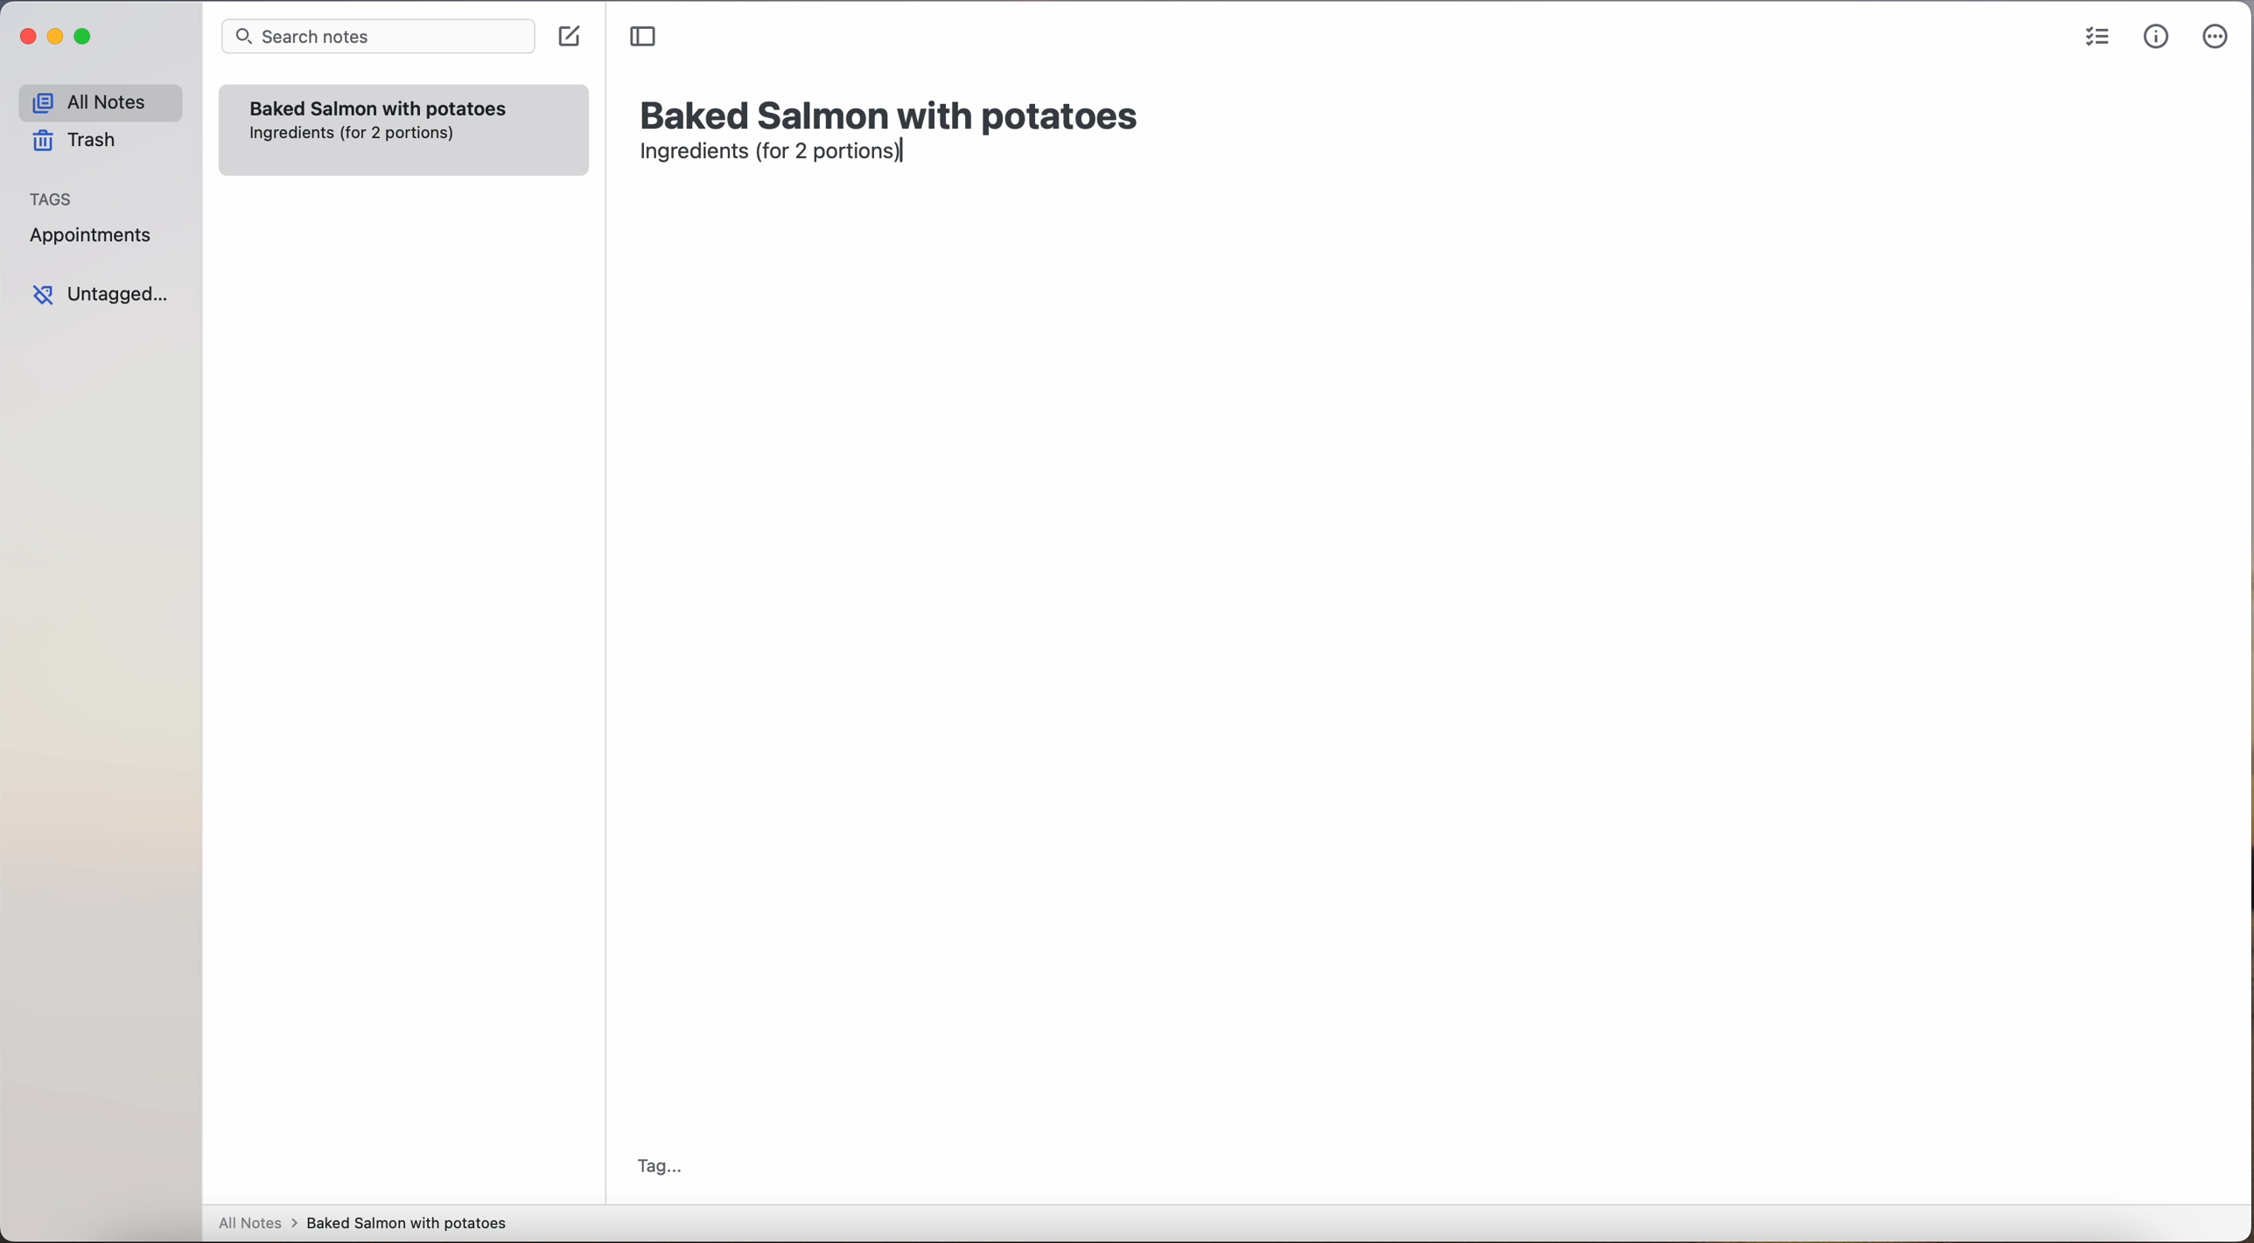 The width and height of the screenshot is (2254, 1243). Describe the element at coordinates (376, 38) in the screenshot. I see `search bar` at that location.